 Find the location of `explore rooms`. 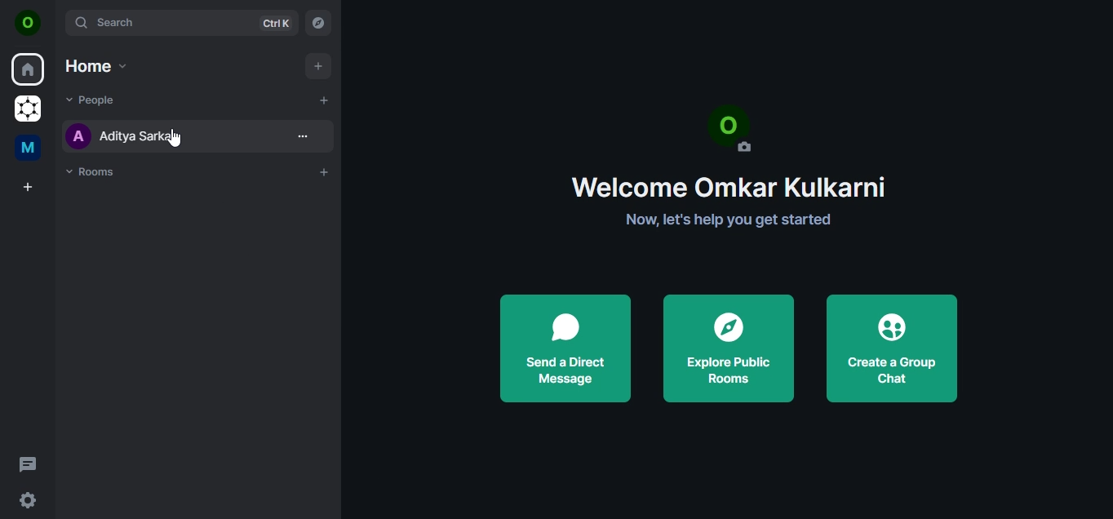

explore rooms is located at coordinates (319, 24).